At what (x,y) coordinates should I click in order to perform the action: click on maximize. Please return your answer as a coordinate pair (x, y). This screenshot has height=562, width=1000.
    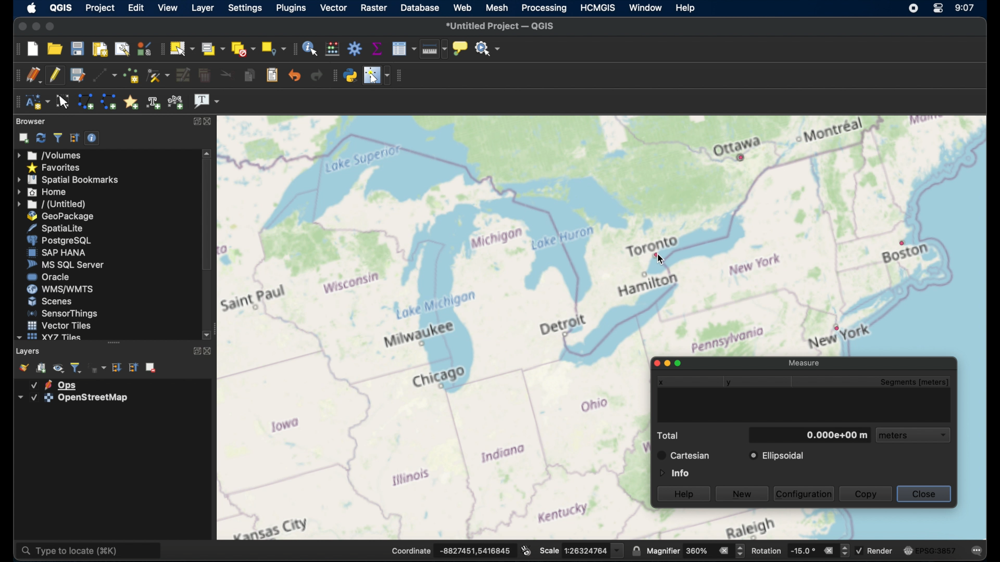
    Looking at the image, I should click on (197, 121).